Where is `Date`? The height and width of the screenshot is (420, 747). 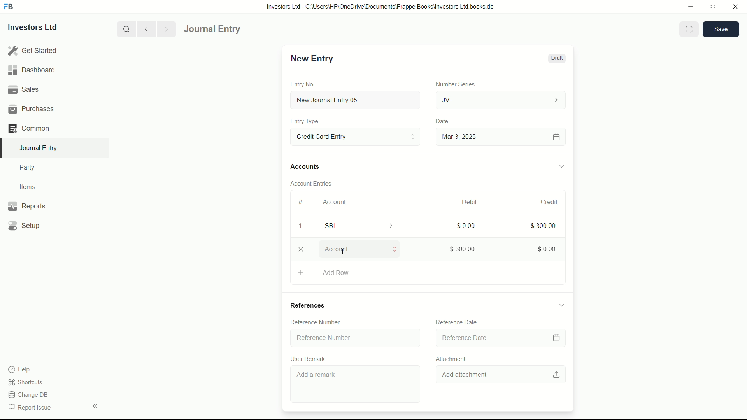 Date is located at coordinates (443, 121).